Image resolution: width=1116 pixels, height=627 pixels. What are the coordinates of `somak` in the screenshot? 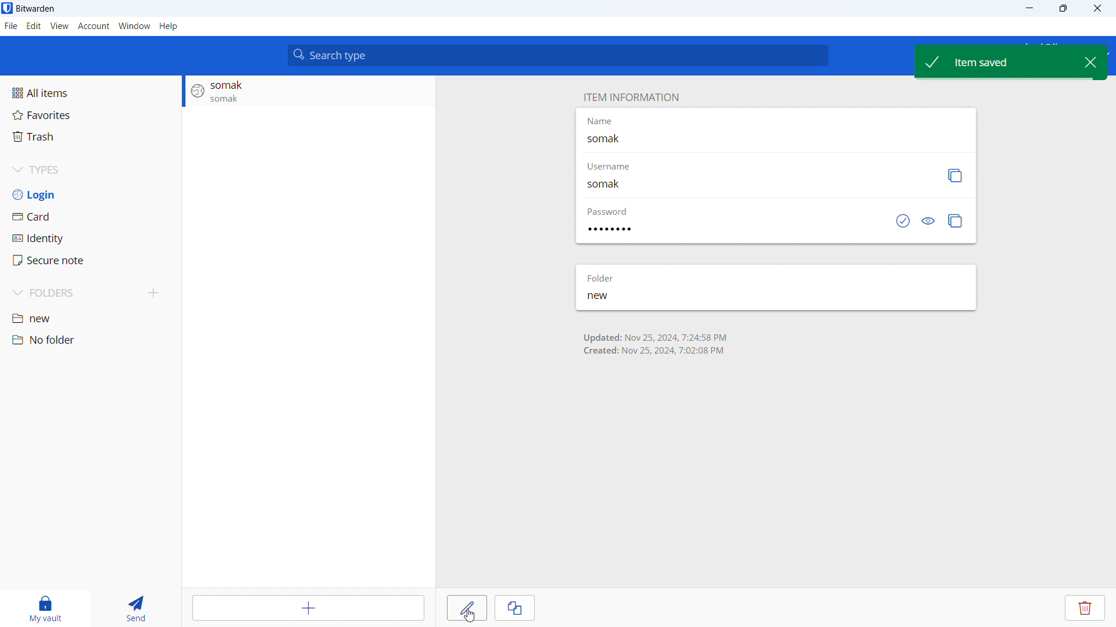 It's located at (618, 139).